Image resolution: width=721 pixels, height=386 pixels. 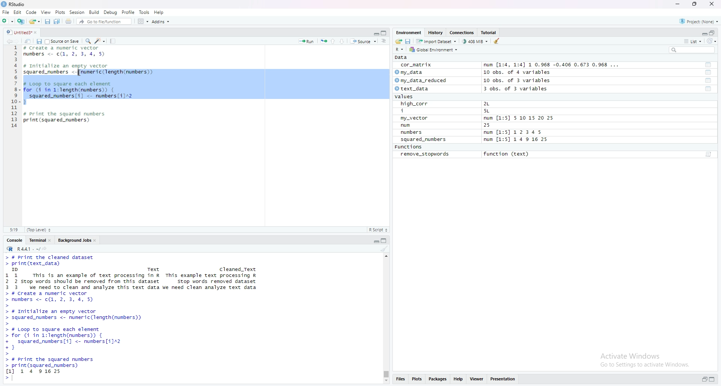 What do you see at coordinates (385, 255) in the screenshot?
I see `scrollbar up` at bounding box center [385, 255].